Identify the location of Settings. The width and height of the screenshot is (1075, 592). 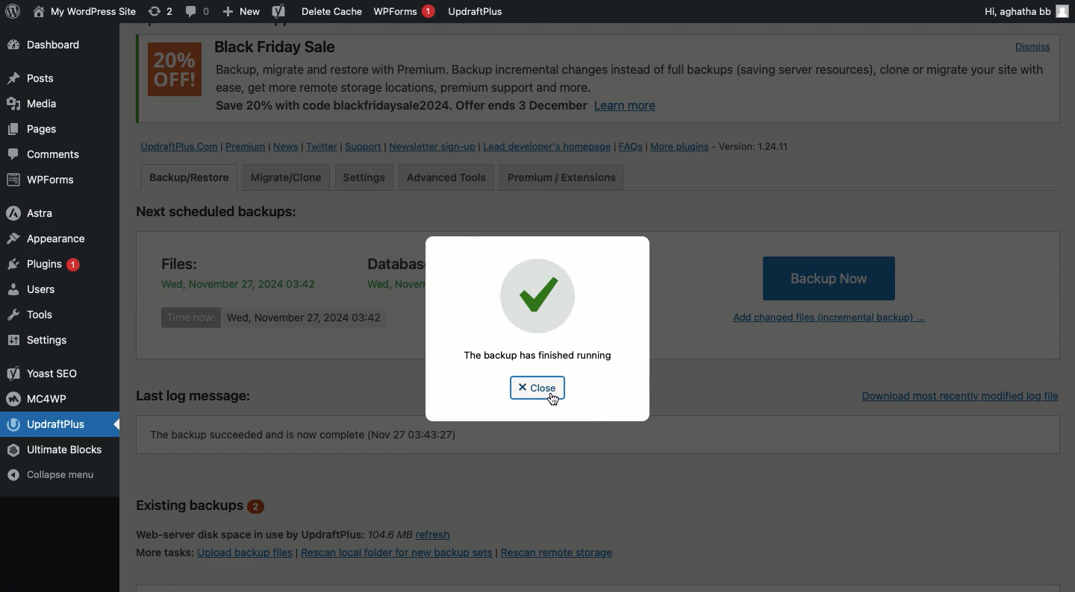
(43, 341).